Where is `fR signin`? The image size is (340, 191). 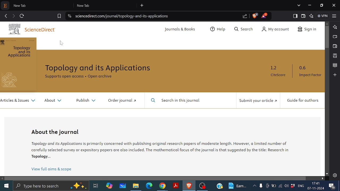 fR signin is located at coordinates (307, 30).